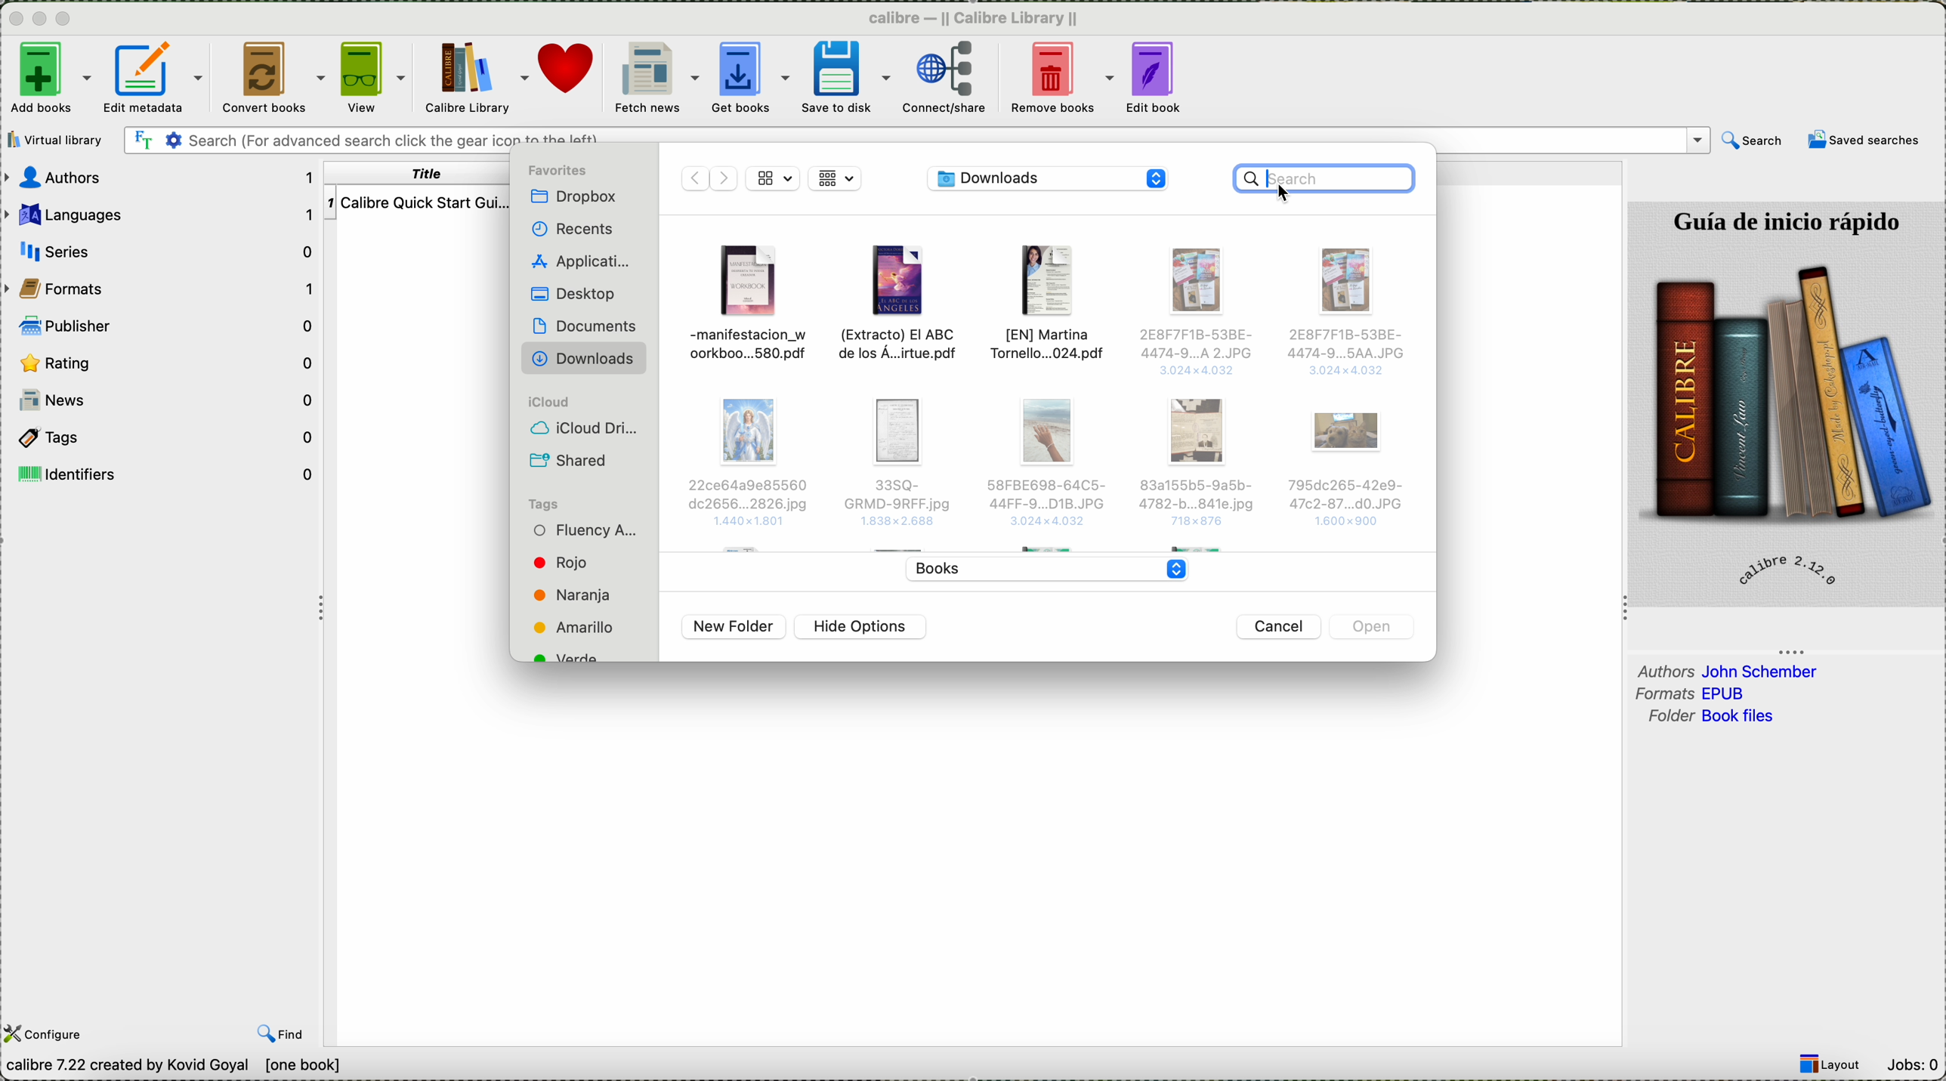 The image size is (1946, 1081). Describe the element at coordinates (164, 474) in the screenshot. I see `identifiers` at that location.